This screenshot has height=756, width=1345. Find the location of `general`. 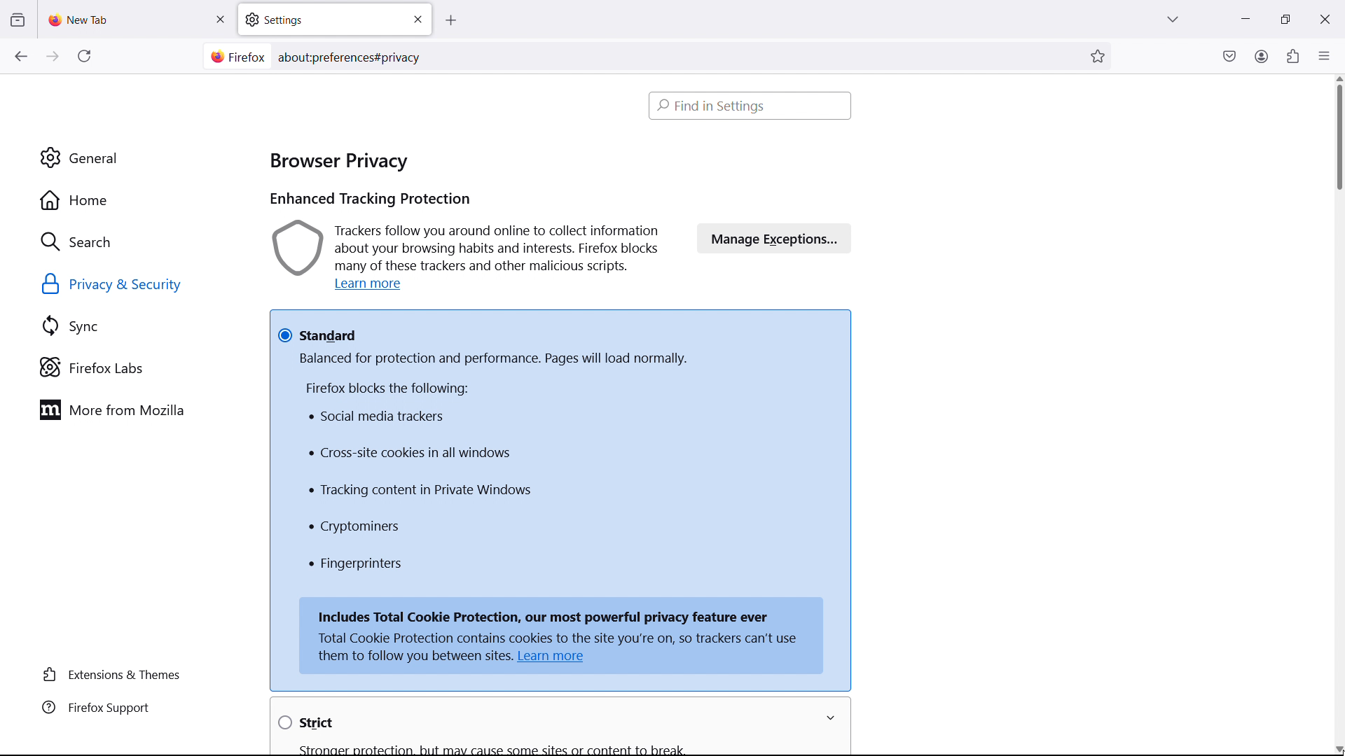

general is located at coordinates (132, 158).